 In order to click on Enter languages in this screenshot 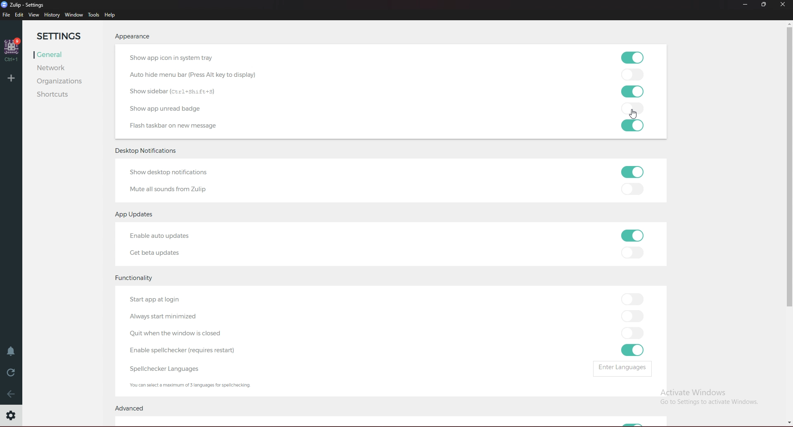, I will do `click(624, 369)`.